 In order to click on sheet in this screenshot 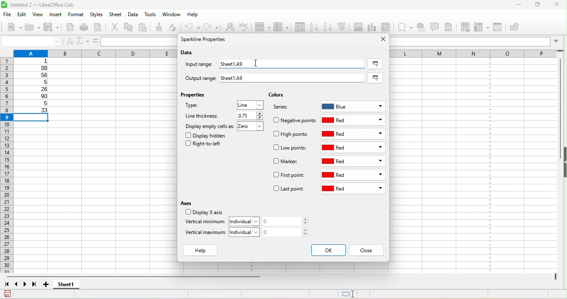, I will do `click(116, 15)`.